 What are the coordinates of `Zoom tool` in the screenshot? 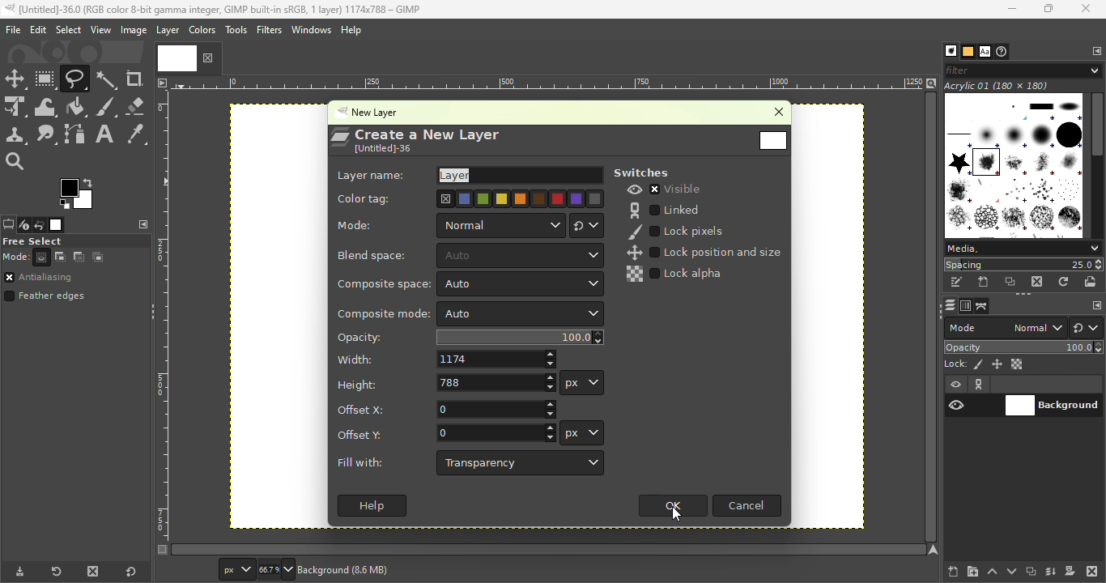 It's located at (19, 162).